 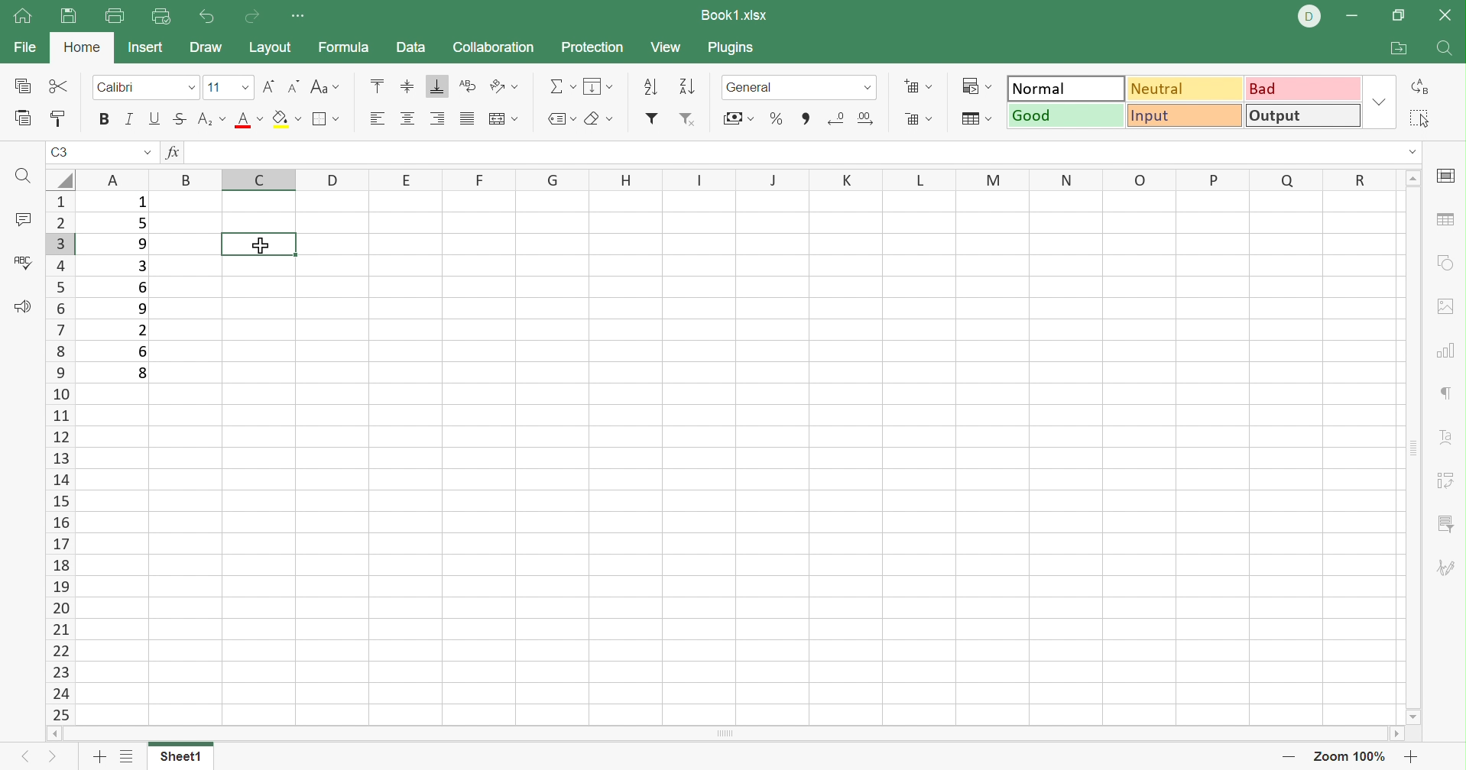 I want to click on Book1.xlsx, so click(x=735, y=17).